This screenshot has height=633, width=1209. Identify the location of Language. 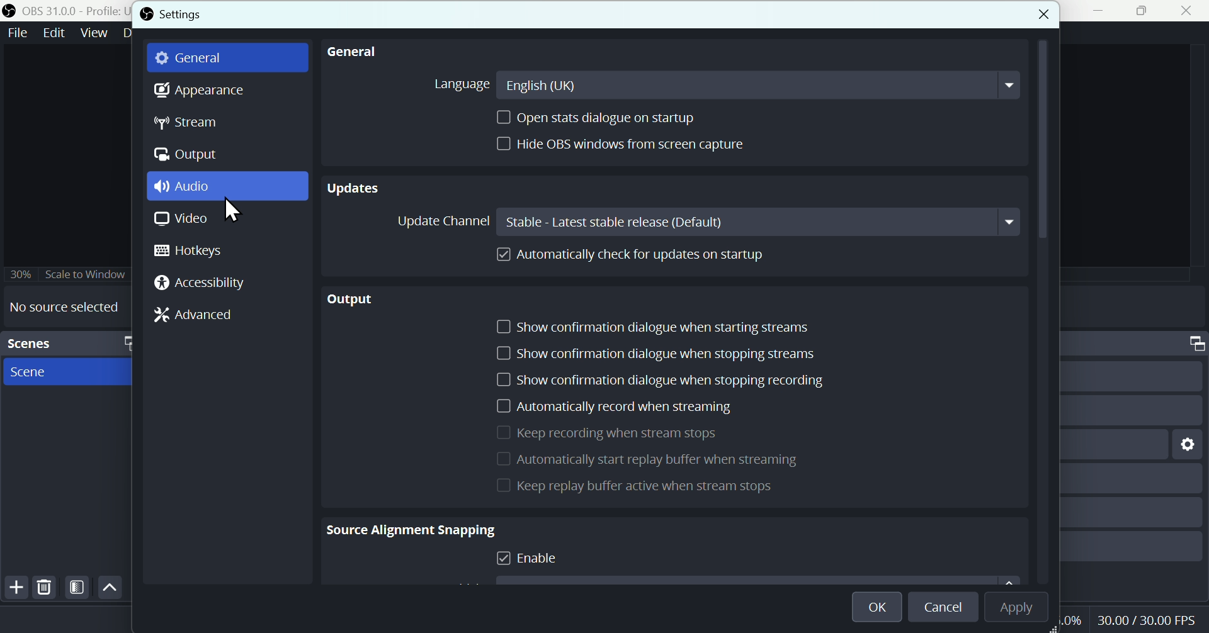
(722, 82).